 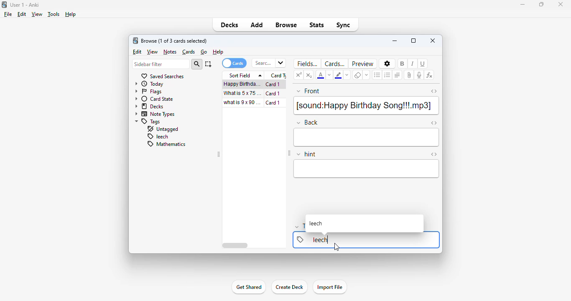 I want to click on edit, so click(x=137, y=52).